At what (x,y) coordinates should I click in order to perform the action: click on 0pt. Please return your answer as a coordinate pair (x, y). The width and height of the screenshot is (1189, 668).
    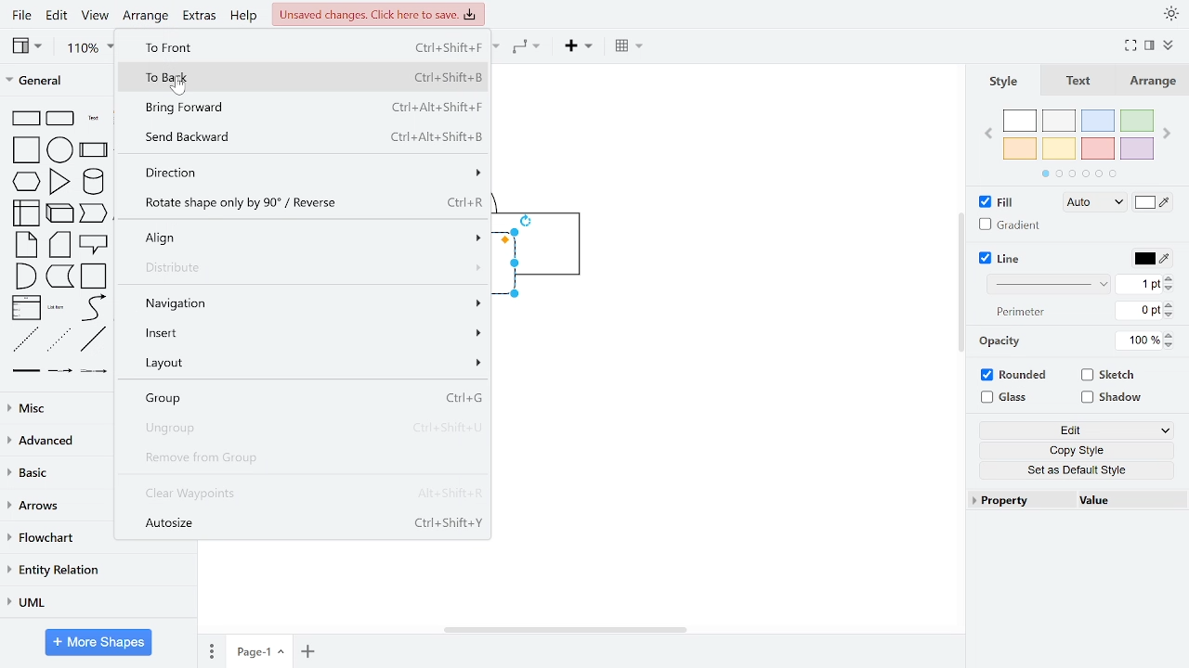
    Looking at the image, I should click on (1139, 311).